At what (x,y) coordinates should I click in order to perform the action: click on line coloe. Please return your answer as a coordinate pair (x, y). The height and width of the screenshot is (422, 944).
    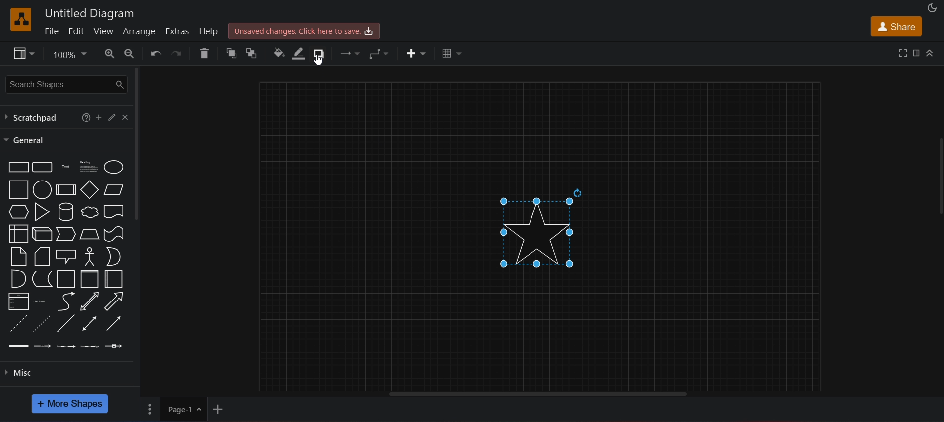
    Looking at the image, I should click on (301, 54).